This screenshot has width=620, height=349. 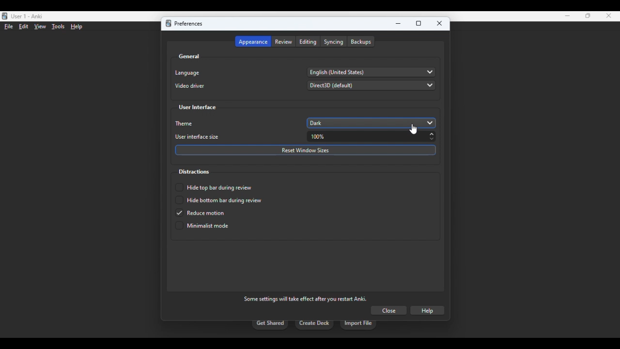 I want to click on video driver, so click(x=190, y=86).